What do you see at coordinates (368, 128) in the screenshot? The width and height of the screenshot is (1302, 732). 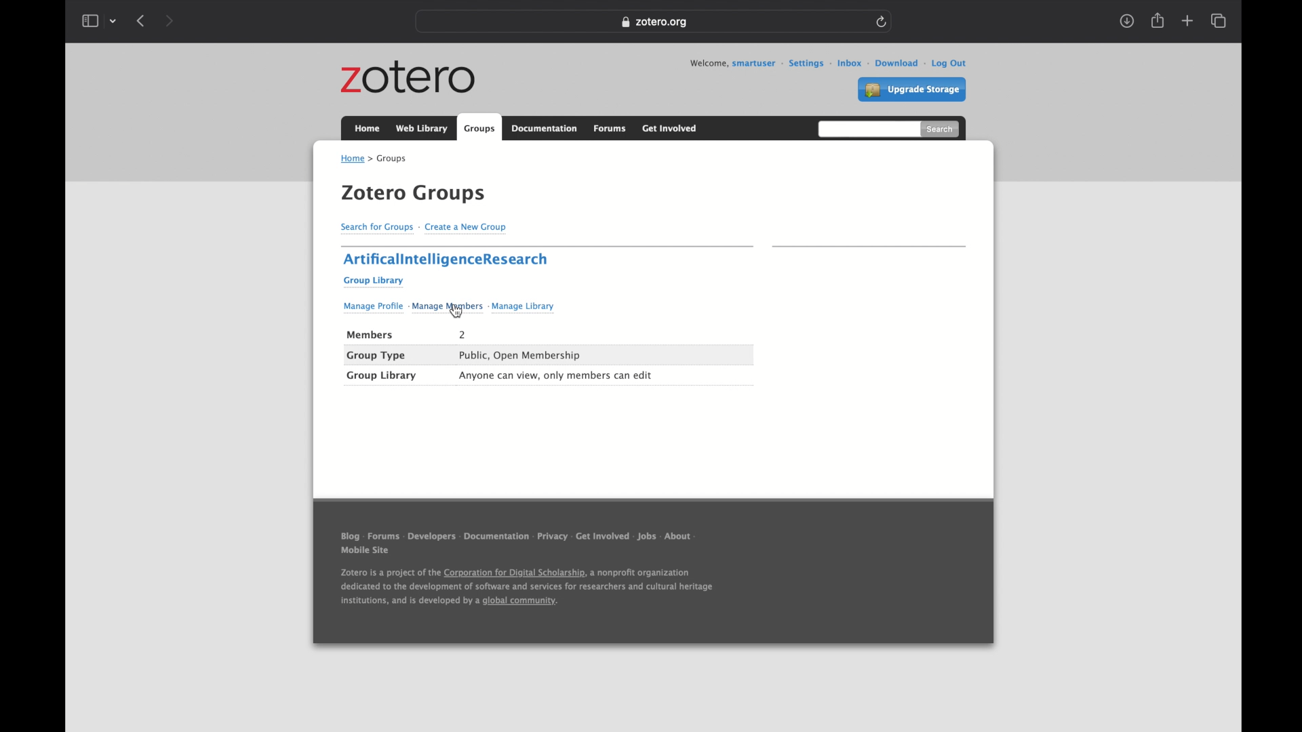 I see `home` at bounding box center [368, 128].